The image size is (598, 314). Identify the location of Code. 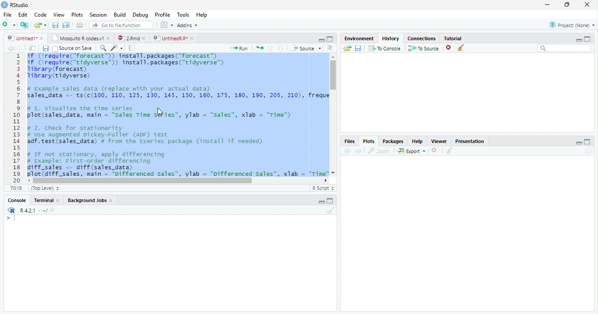
(41, 14).